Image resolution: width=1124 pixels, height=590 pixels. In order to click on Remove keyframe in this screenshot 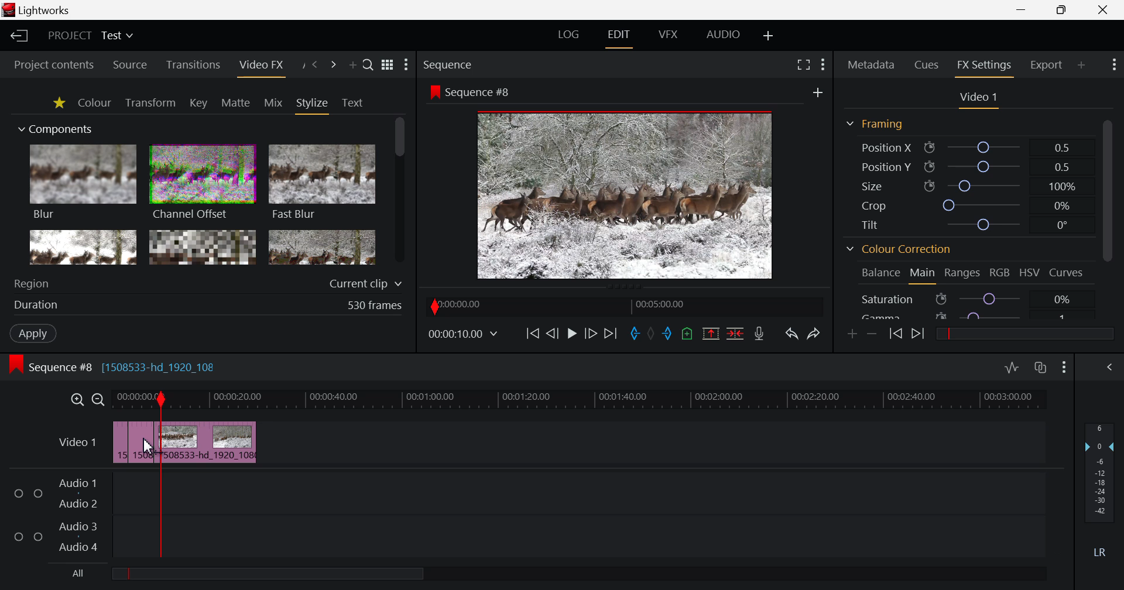, I will do `click(872, 334)`.